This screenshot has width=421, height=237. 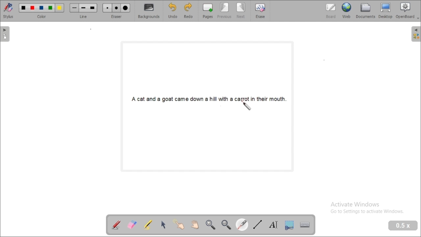 I want to click on stylus, so click(x=9, y=11).